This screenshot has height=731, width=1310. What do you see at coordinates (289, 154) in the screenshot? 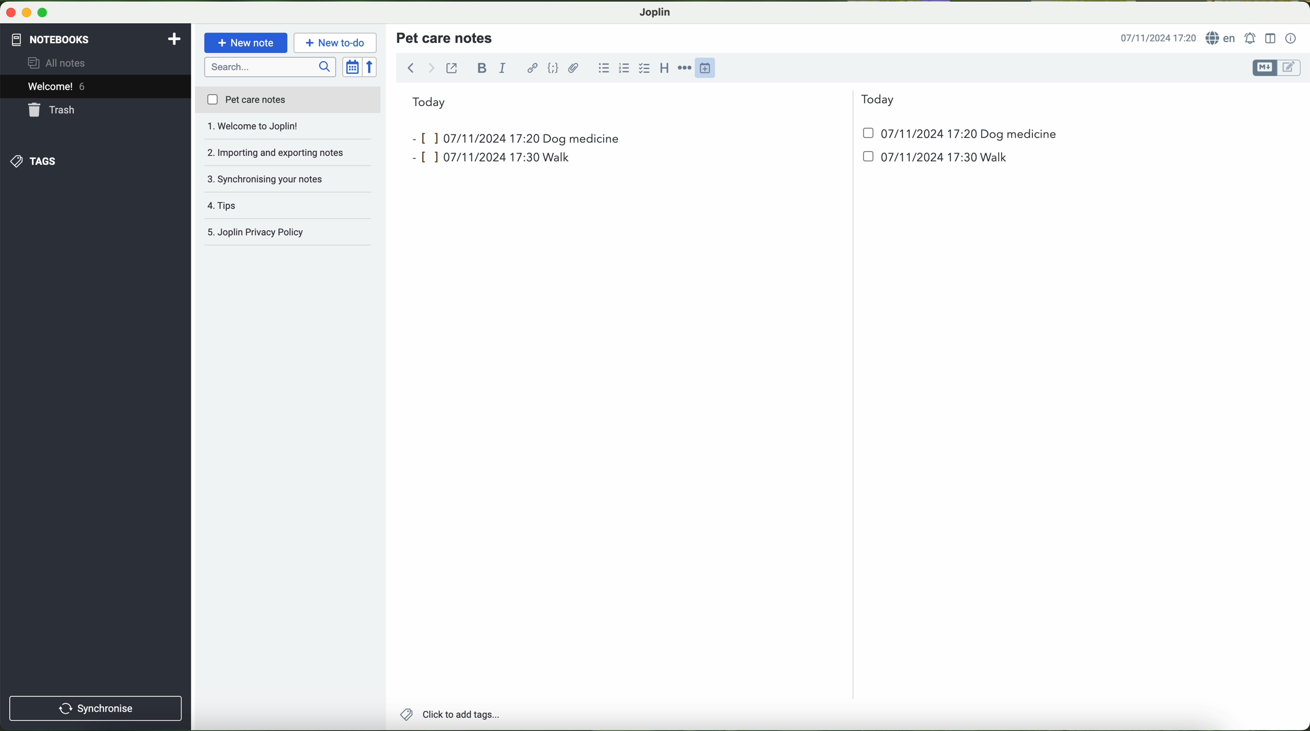
I see `synchronising your notes` at bounding box center [289, 154].